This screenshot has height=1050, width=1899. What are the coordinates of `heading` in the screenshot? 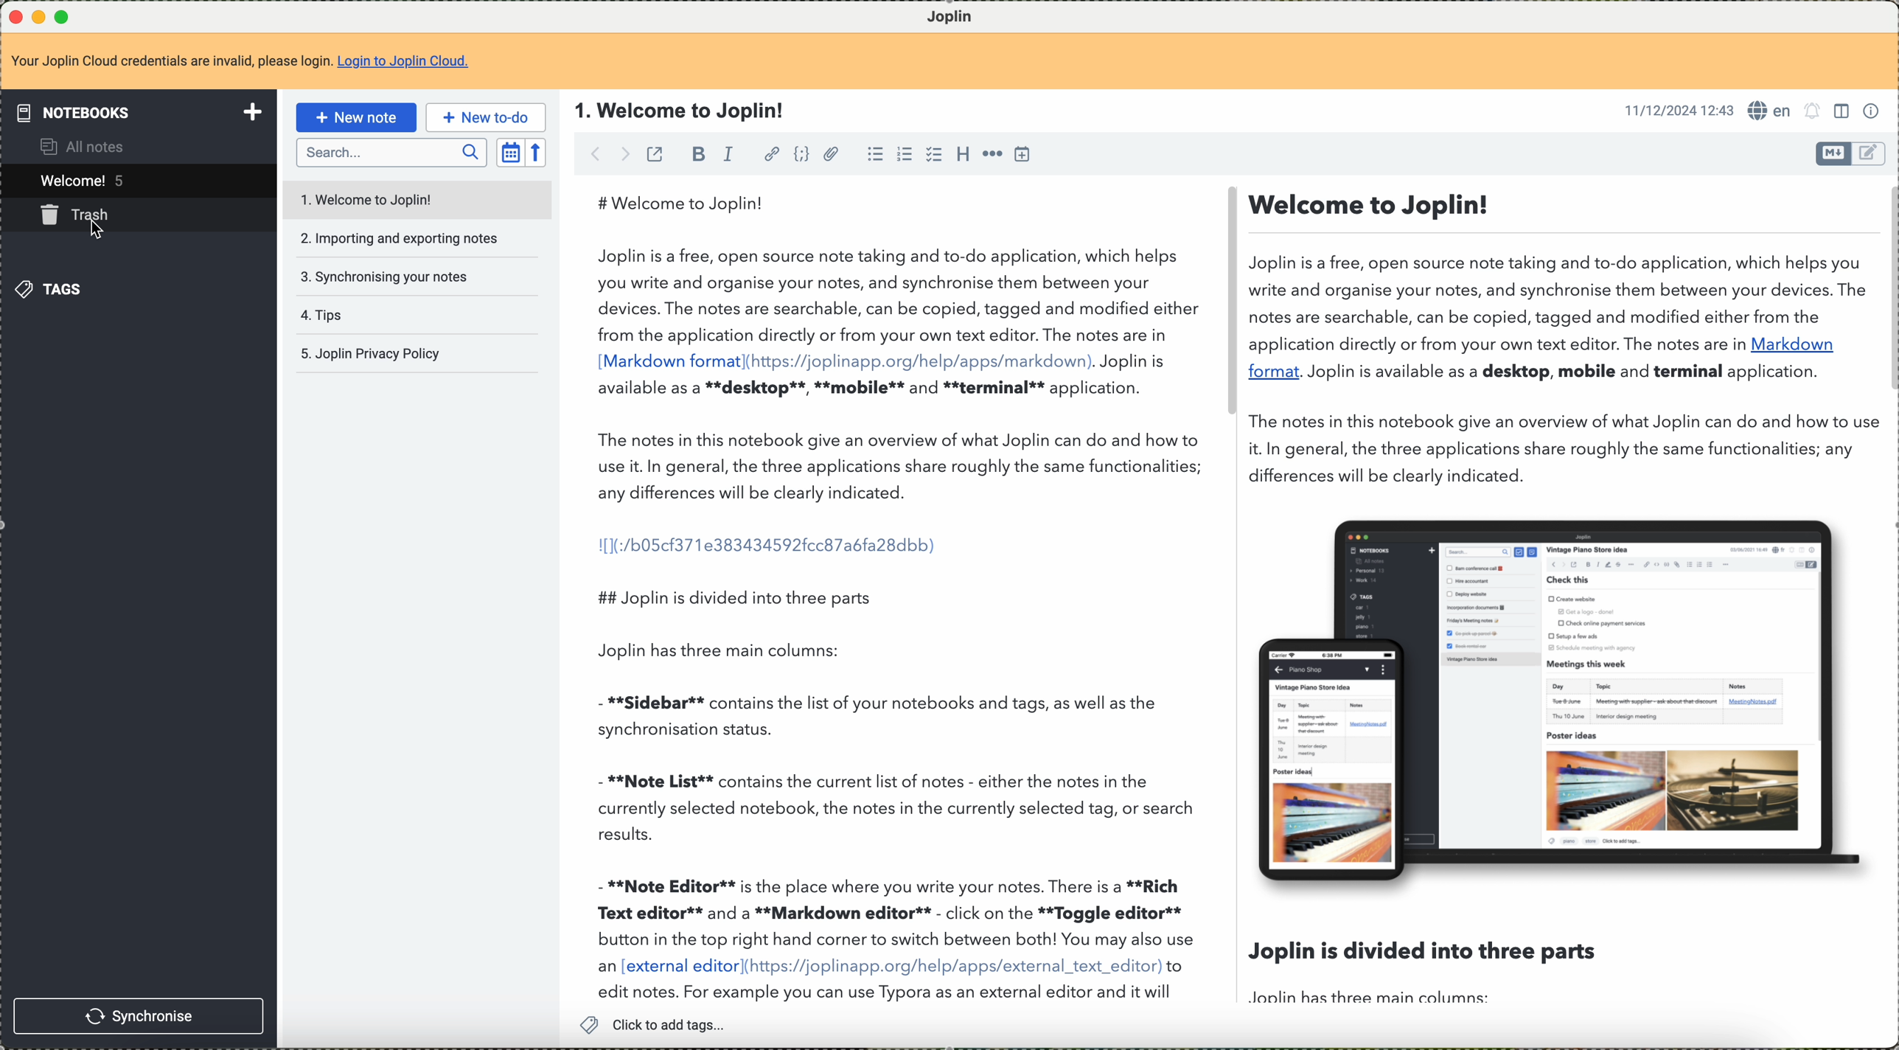 It's located at (963, 155).